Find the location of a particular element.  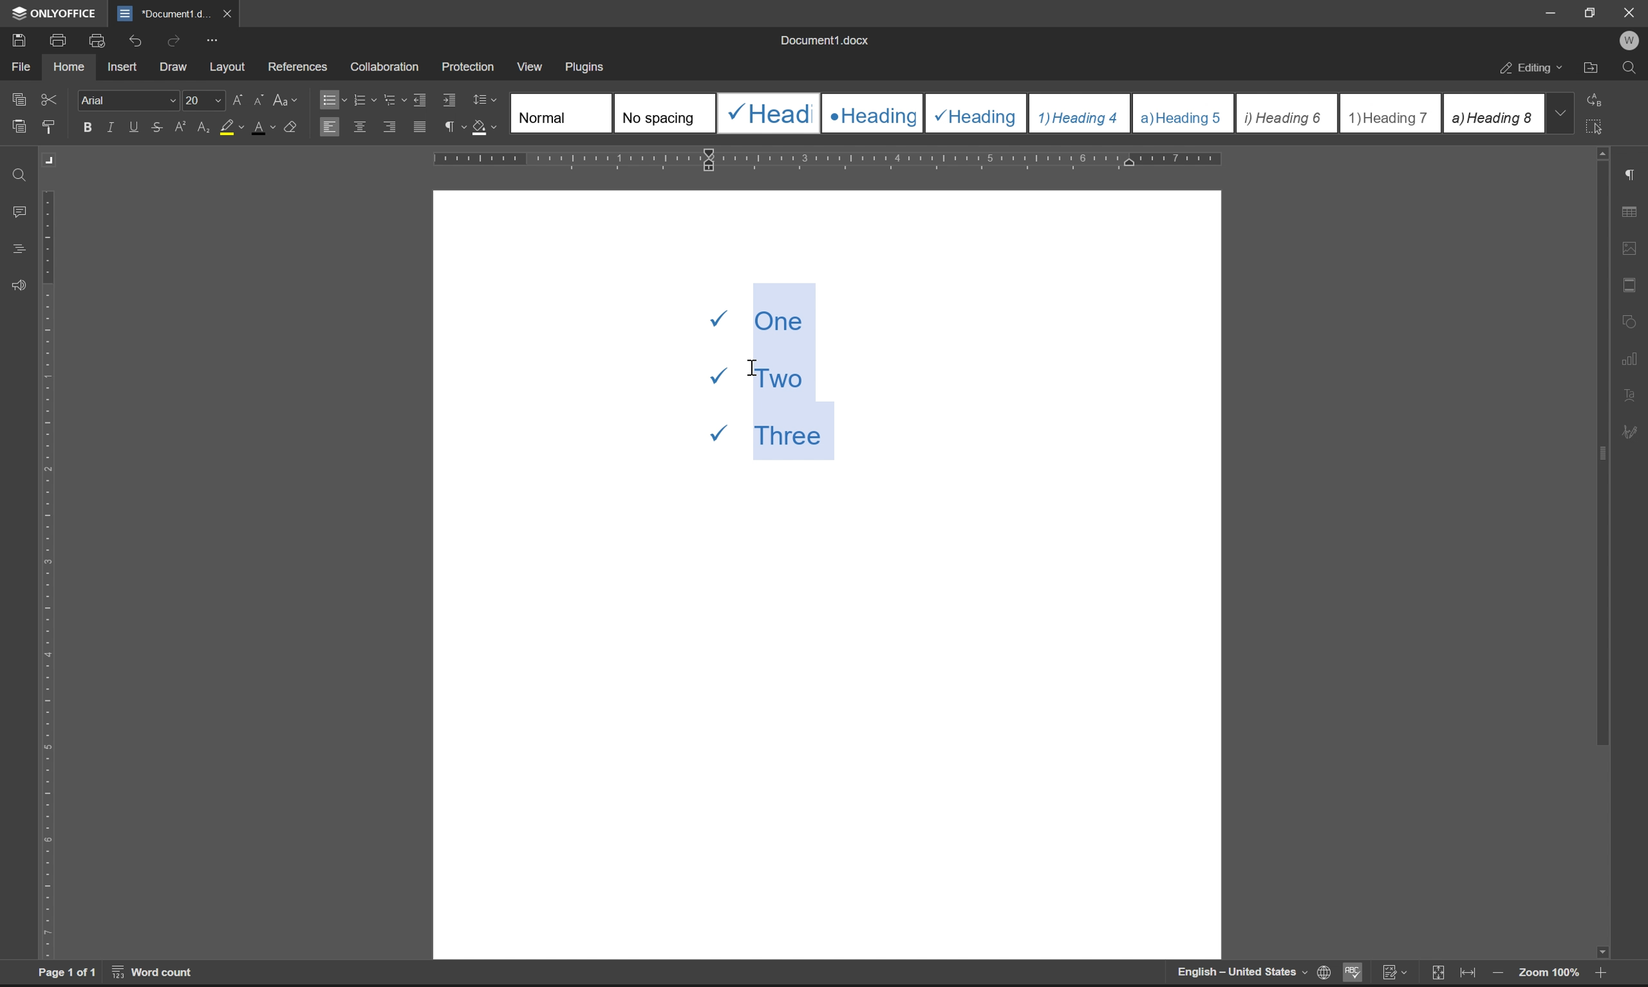

ruler is located at coordinates (49, 574).